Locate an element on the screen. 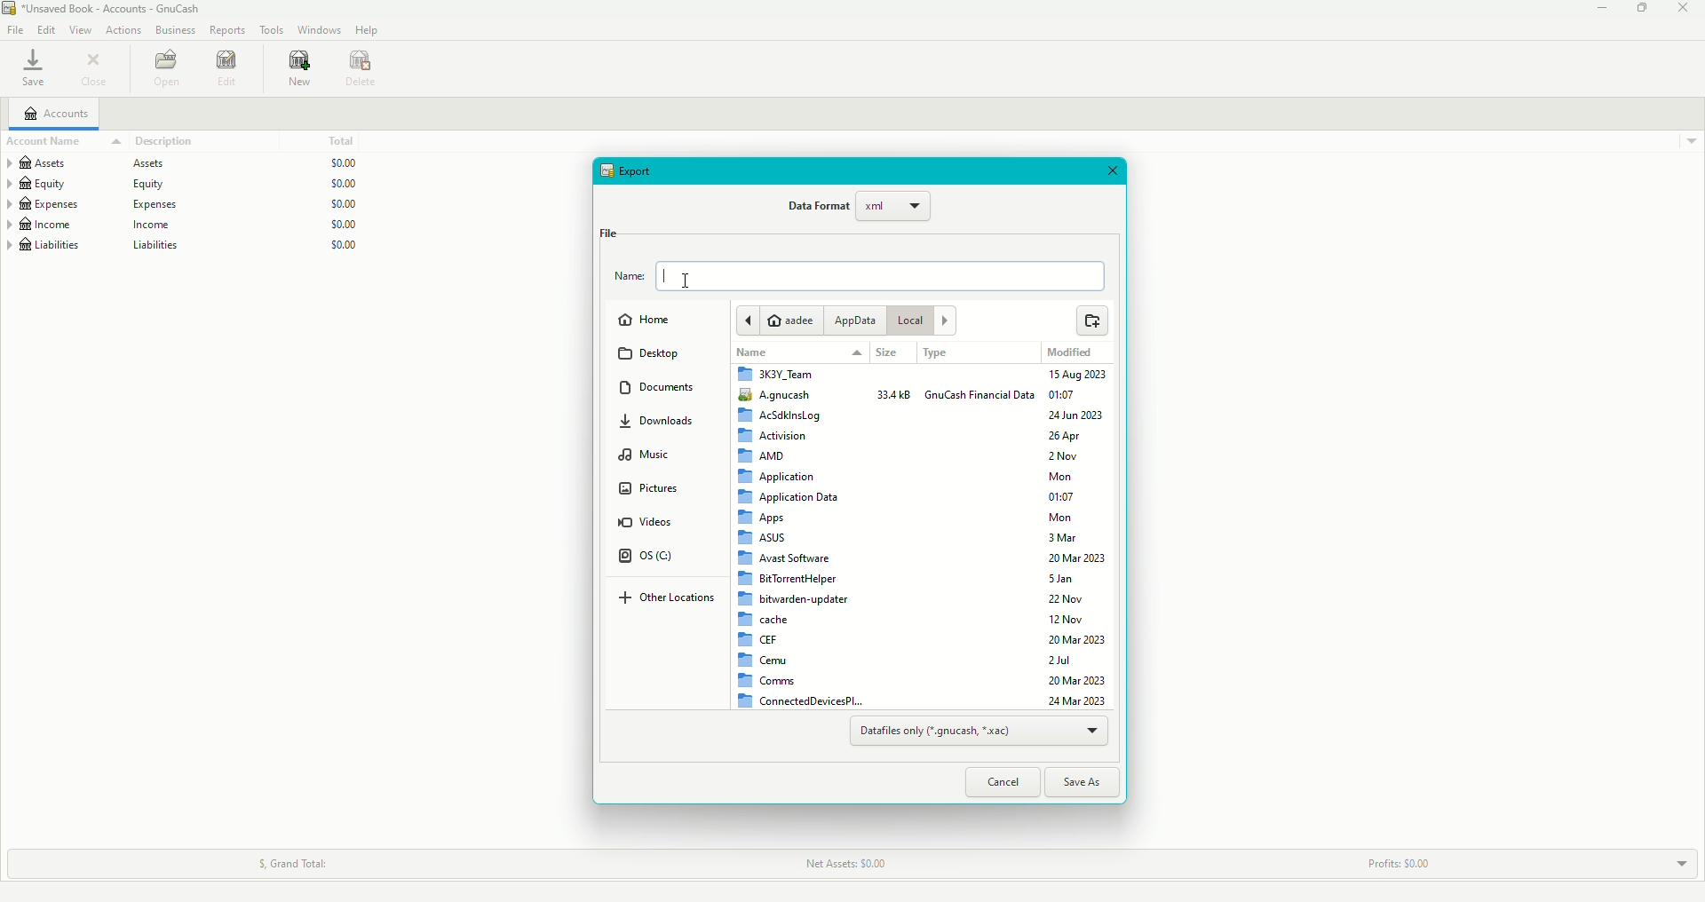  Assets is located at coordinates (184, 161).